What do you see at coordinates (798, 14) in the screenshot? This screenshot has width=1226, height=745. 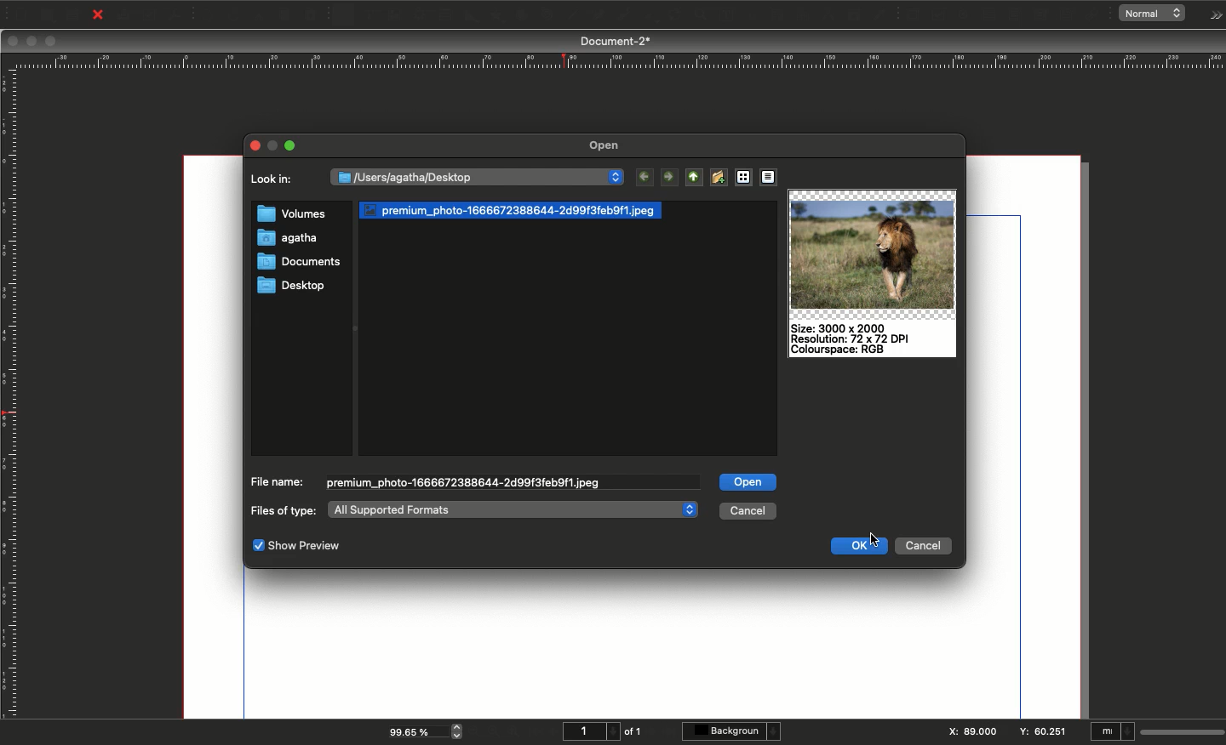 I see `Unlink text frames` at bounding box center [798, 14].